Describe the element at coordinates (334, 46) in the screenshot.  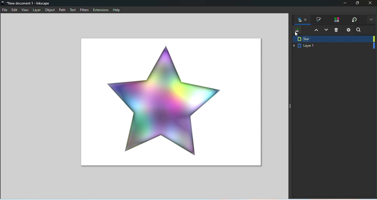
I see `Layer 1` at that location.